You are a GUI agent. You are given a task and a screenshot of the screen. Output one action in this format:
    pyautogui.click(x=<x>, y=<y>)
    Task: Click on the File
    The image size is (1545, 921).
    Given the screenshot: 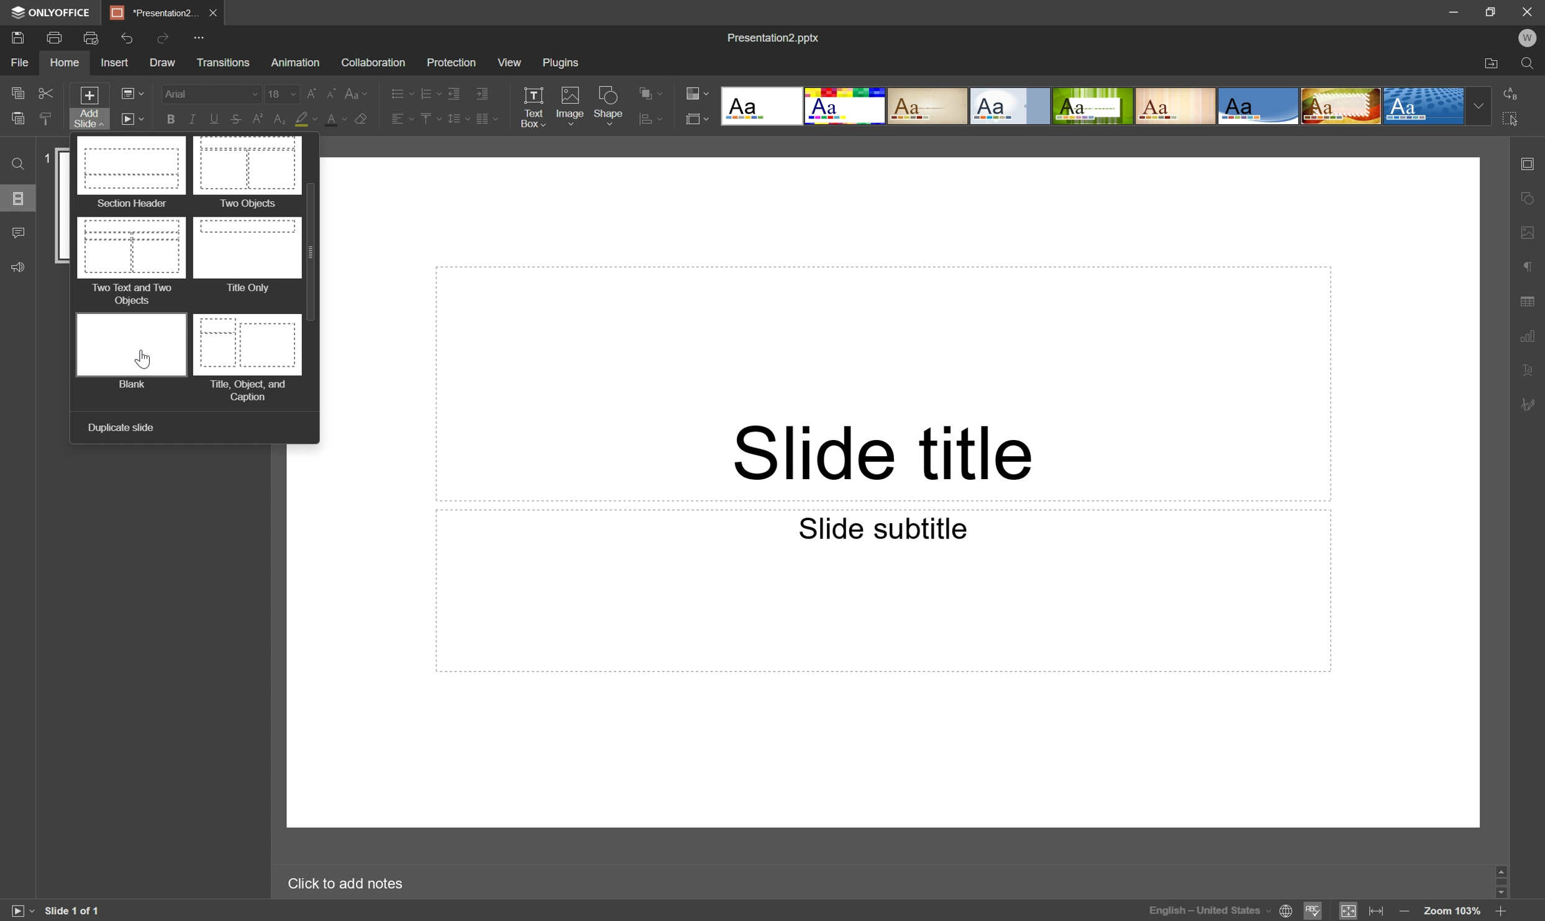 What is the action you would take?
    pyautogui.click(x=21, y=62)
    